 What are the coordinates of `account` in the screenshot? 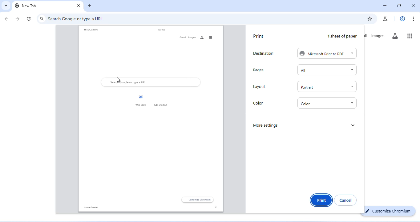 It's located at (402, 19).